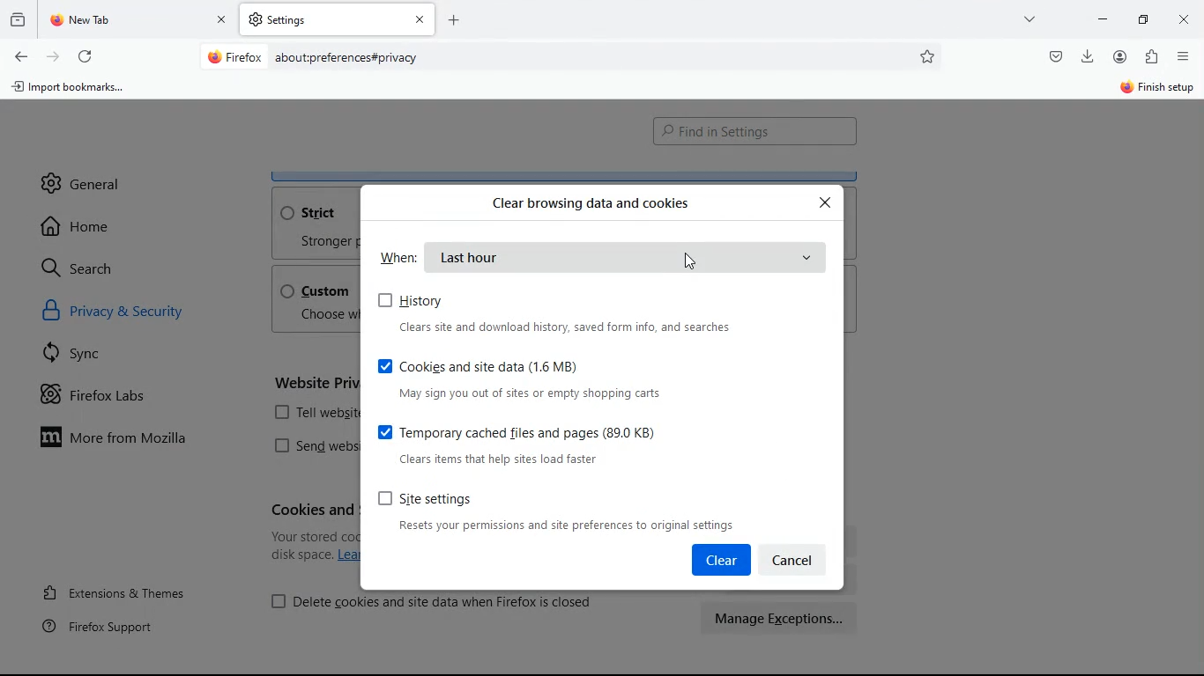 The height and width of the screenshot is (676, 1204). What do you see at coordinates (130, 590) in the screenshot?
I see `extensions & themes` at bounding box center [130, 590].